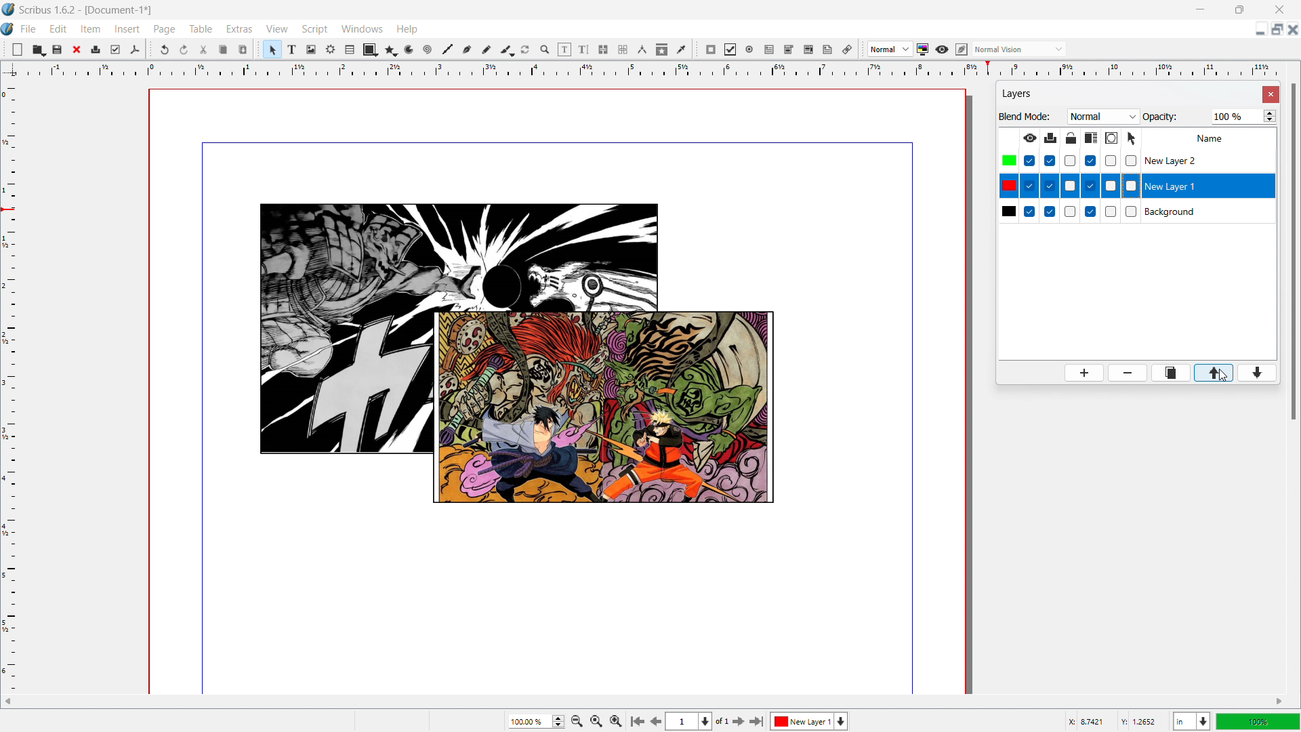 The width and height of the screenshot is (1301, 732). I want to click on line, so click(429, 49).